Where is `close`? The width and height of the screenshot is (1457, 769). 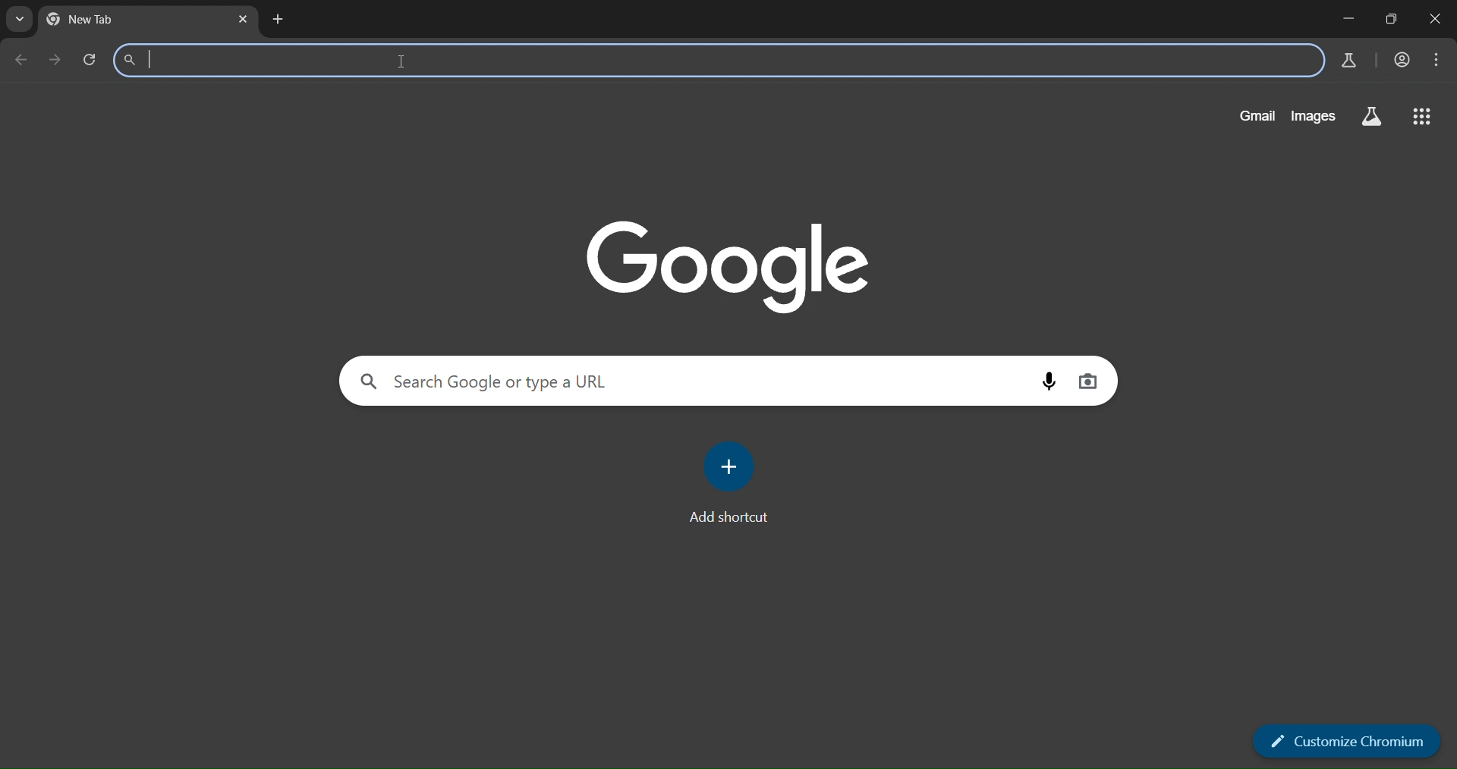
close is located at coordinates (1435, 21).